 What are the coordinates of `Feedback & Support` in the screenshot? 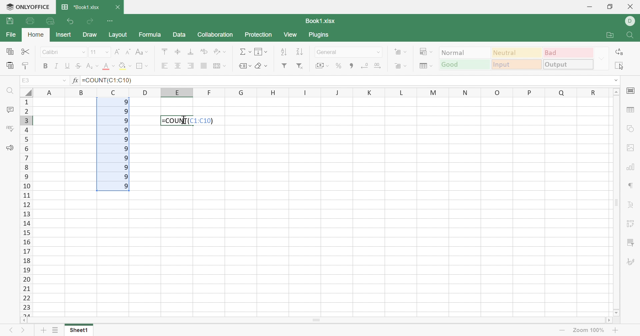 It's located at (10, 148).